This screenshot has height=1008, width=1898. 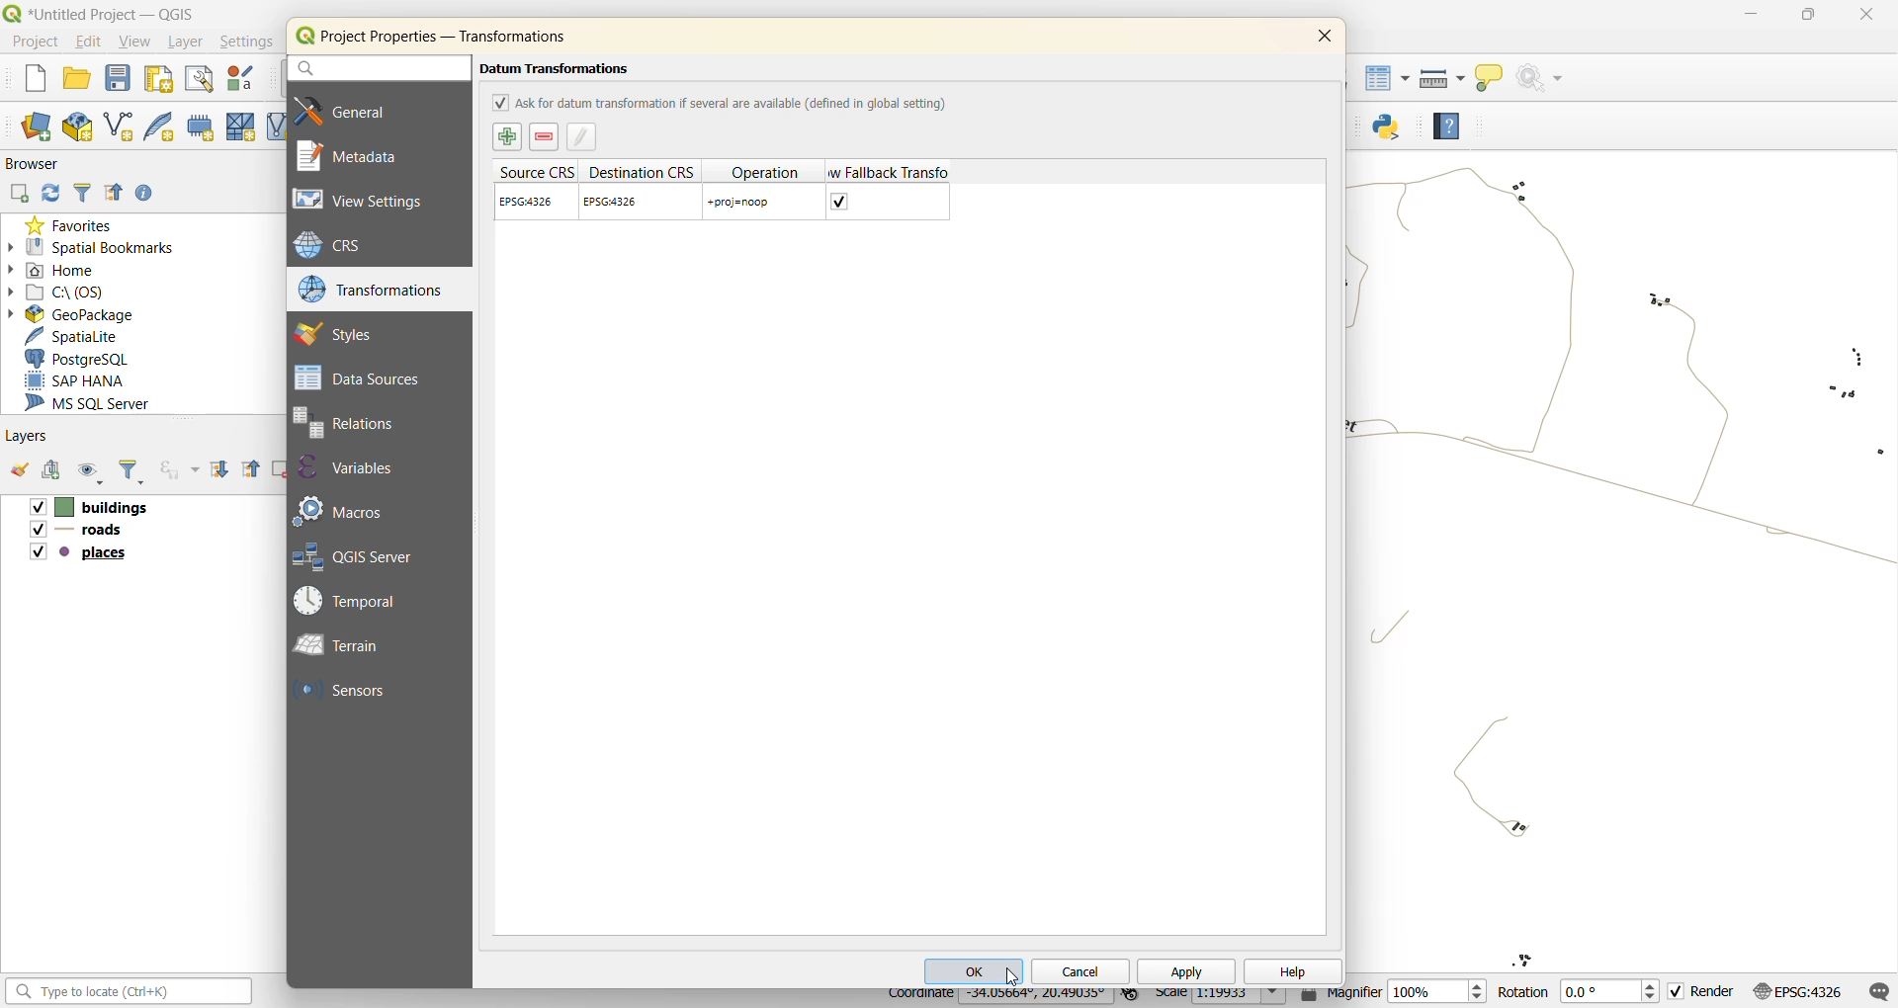 What do you see at coordinates (508, 137) in the screenshot?
I see `select datum transformation` at bounding box center [508, 137].